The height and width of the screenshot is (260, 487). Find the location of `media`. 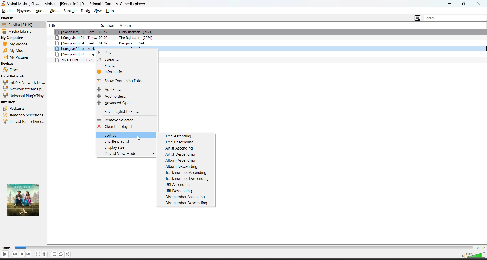

media is located at coordinates (7, 11).